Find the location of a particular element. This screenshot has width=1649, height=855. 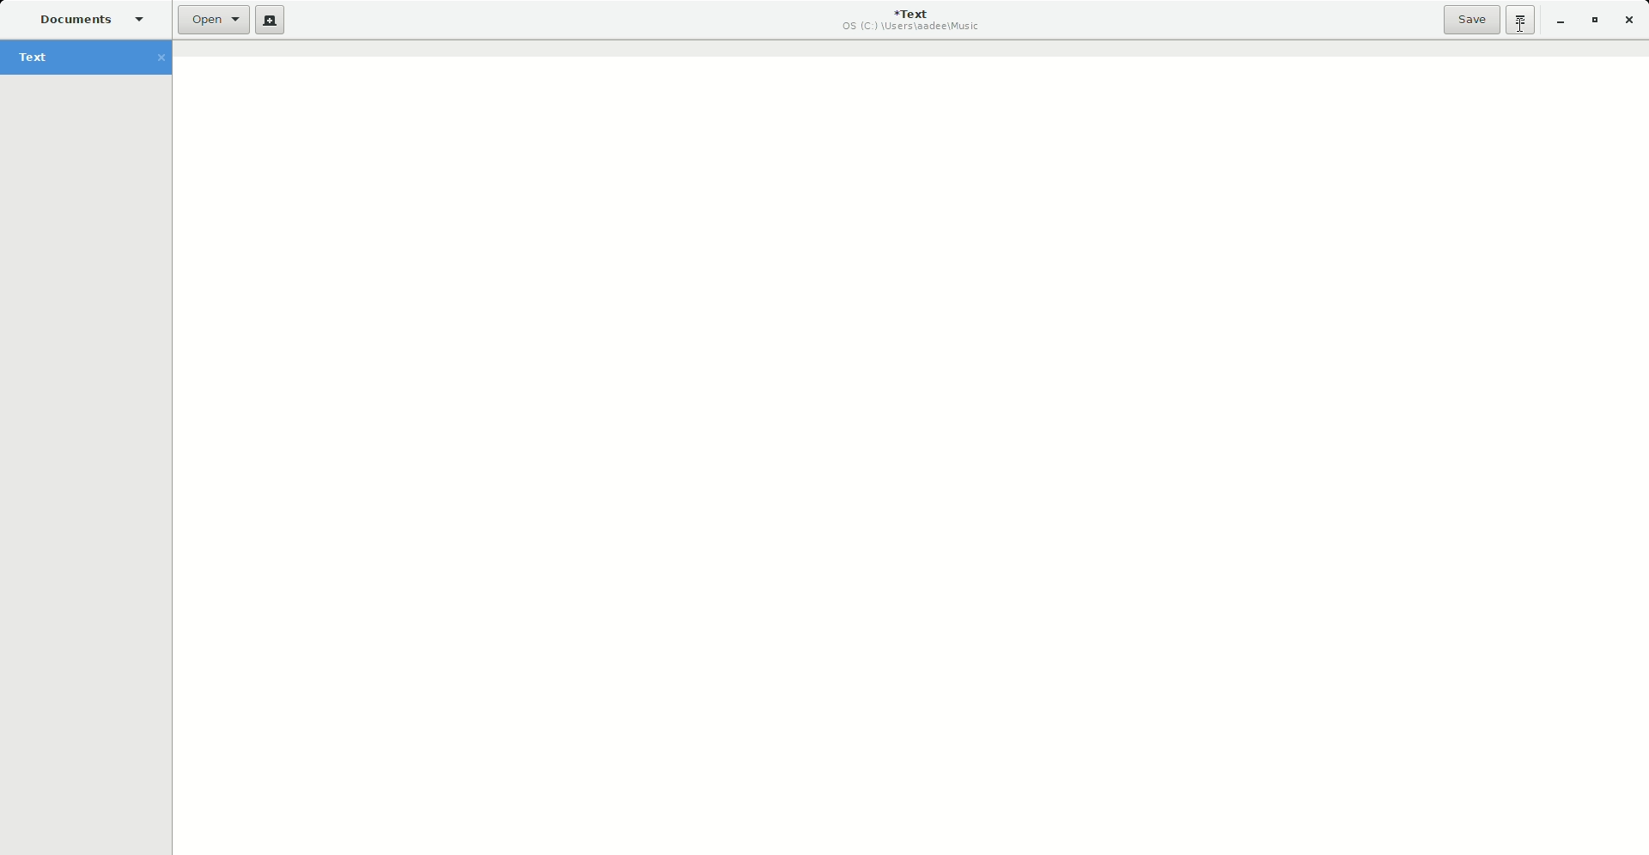

Text is located at coordinates (87, 57).